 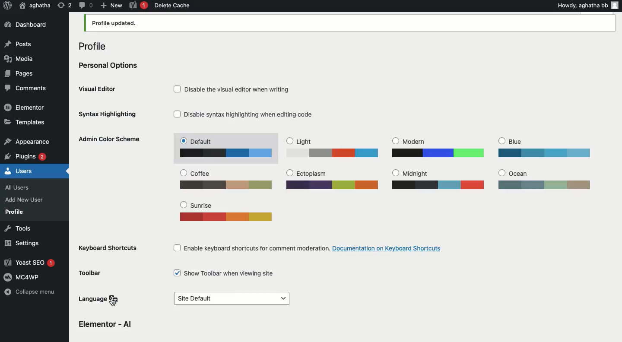 What do you see at coordinates (231, 299) in the screenshot?
I see `Site default` at bounding box center [231, 299].